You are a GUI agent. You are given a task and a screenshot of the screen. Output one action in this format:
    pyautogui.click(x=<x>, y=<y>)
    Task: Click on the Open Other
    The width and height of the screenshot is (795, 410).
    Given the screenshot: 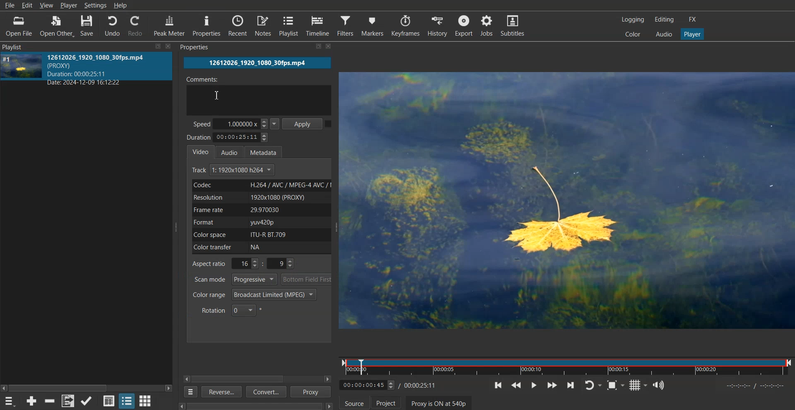 What is the action you would take?
    pyautogui.click(x=56, y=26)
    